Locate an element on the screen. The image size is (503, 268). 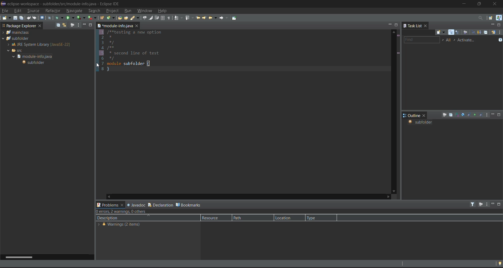
minimize is located at coordinates (464, 3).